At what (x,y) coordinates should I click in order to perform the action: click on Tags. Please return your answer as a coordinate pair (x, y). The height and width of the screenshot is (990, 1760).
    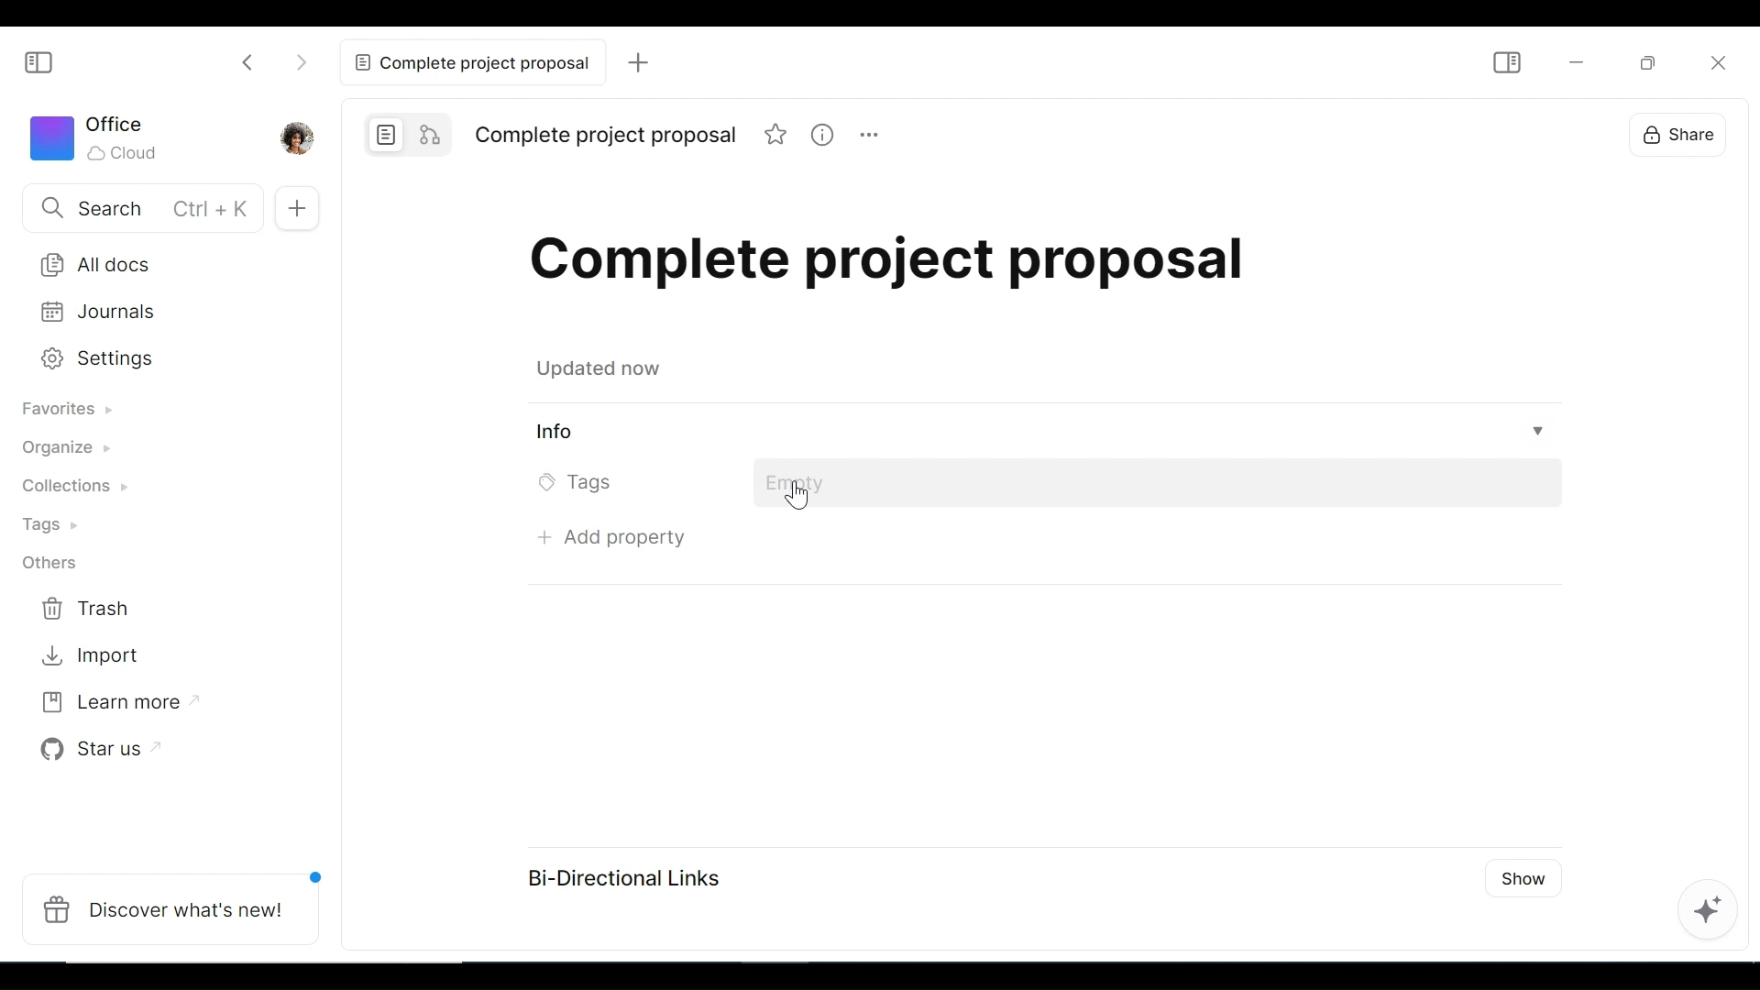
    Looking at the image, I should click on (60, 527).